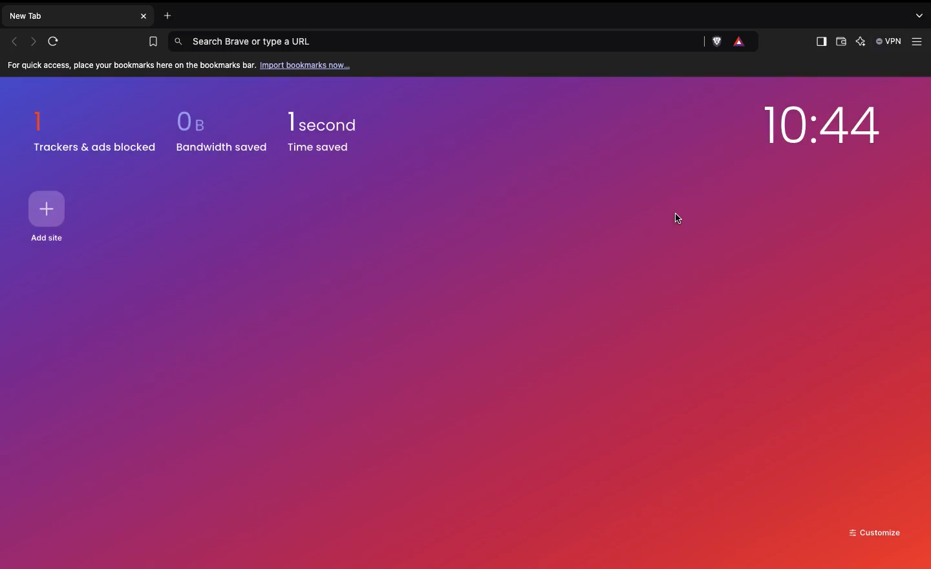 The width and height of the screenshot is (931, 569). I want to click on Brave Shields, so click(719, 41).